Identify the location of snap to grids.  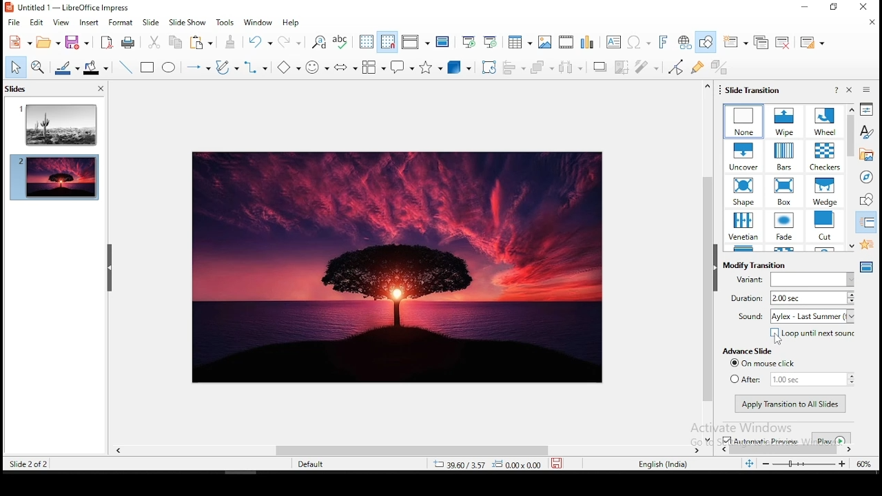
(388, 43).